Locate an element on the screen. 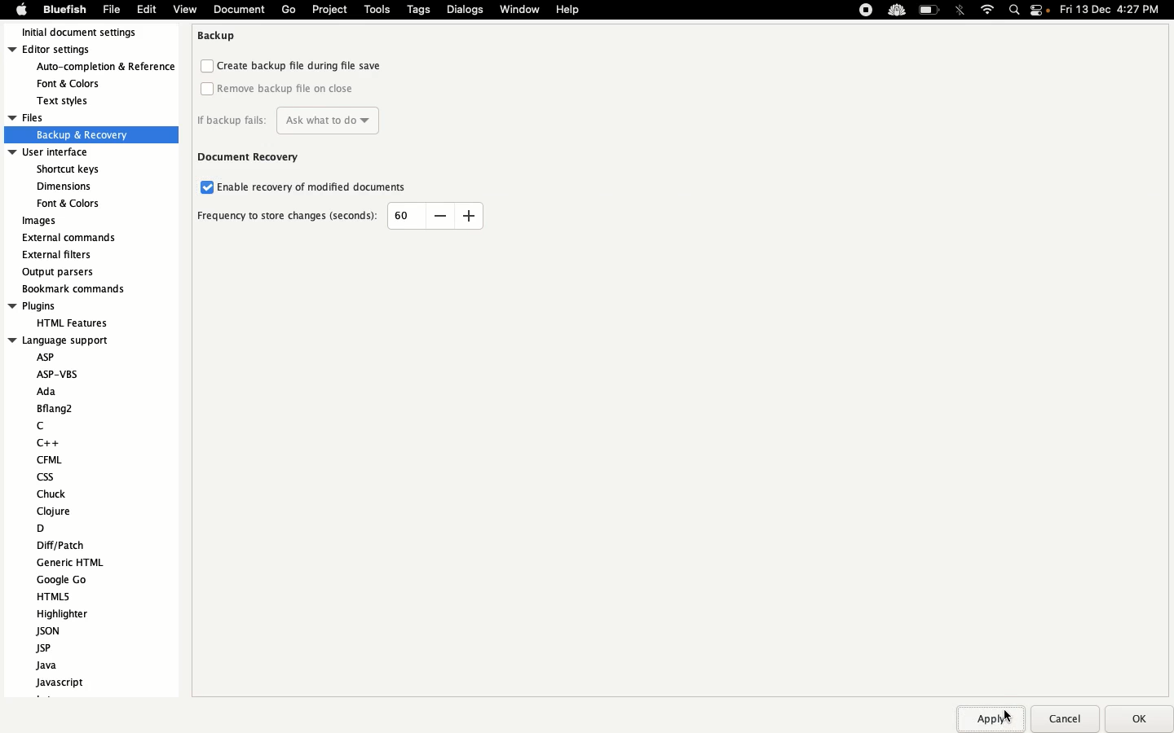 This screenshot has height=733, width=1174. Remove backup file on the close is located at coordinates (280, 89).